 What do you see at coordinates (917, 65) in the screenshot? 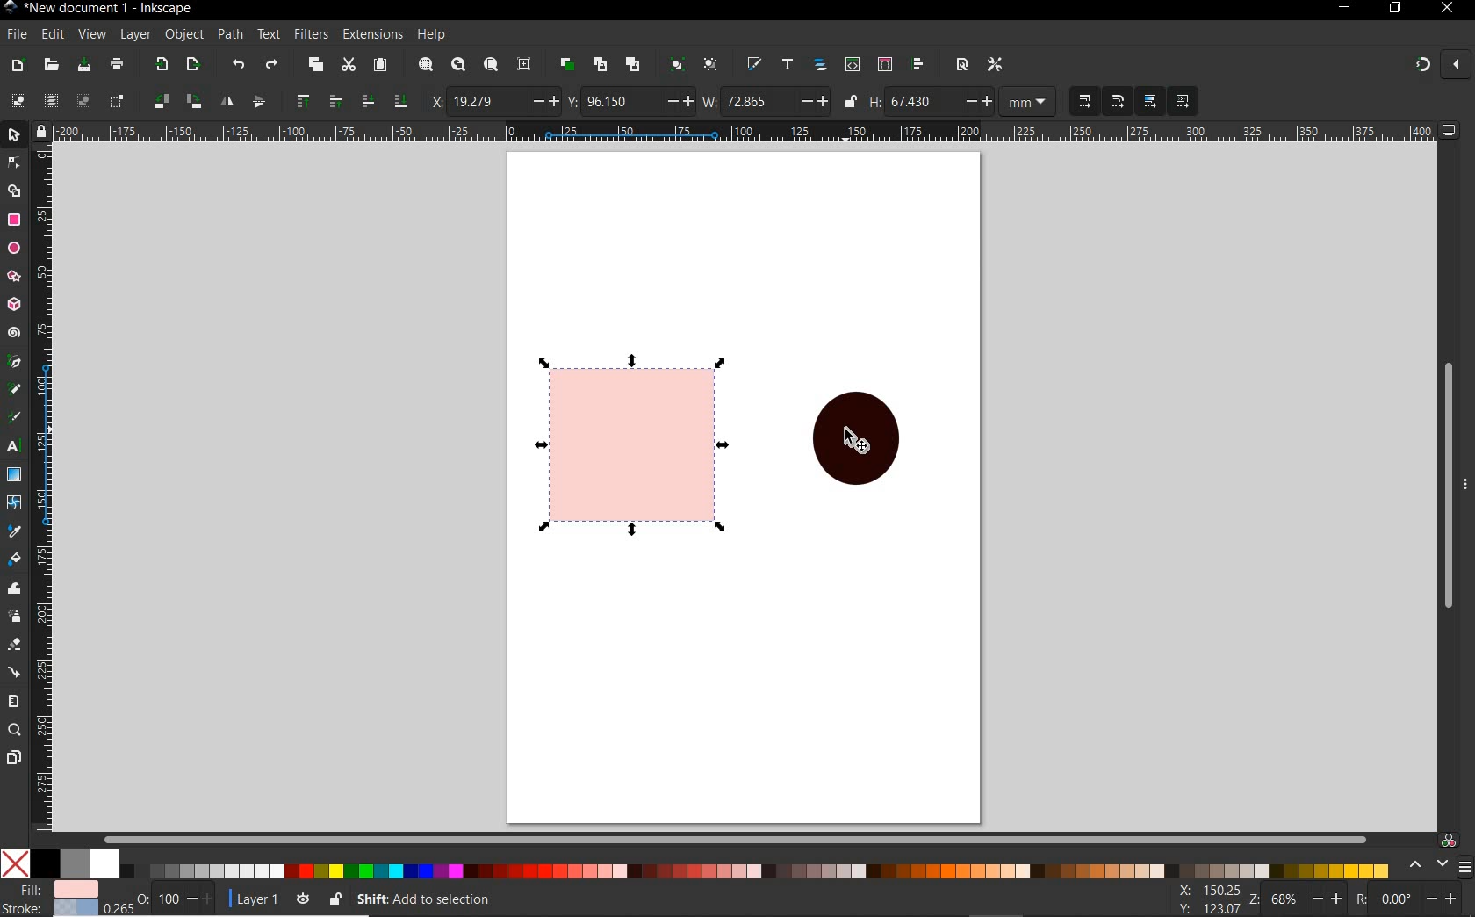
I see `open align and distribu` at bounding box center [917, 65].